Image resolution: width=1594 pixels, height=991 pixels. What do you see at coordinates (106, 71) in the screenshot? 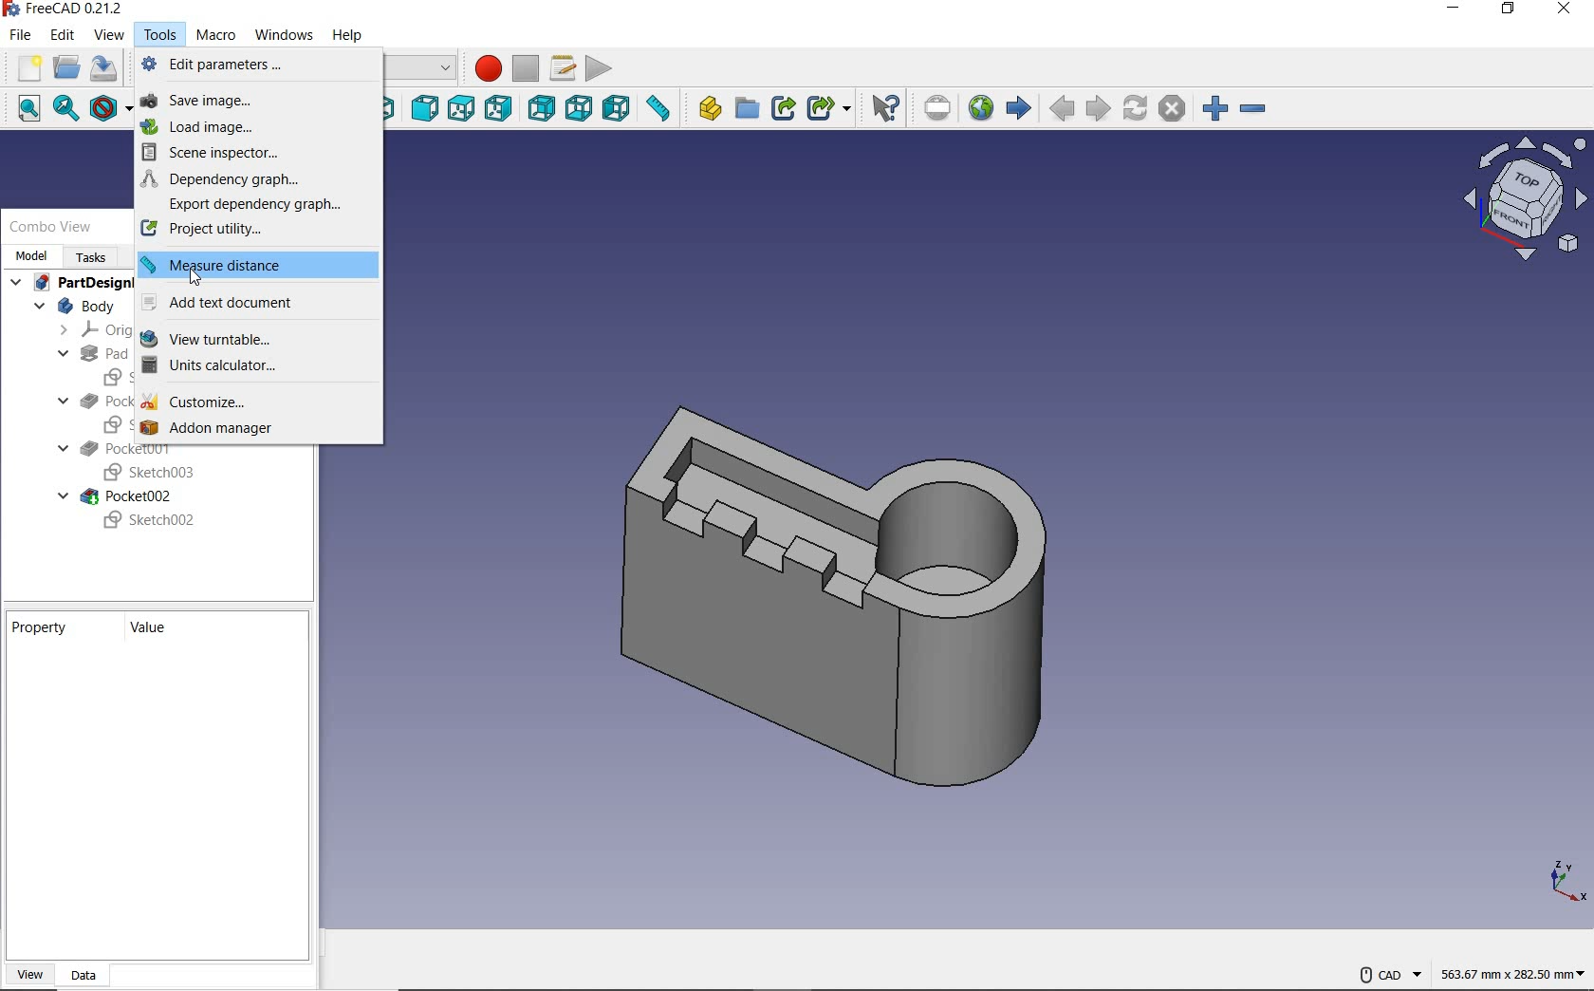
I see `save` at bounding box center [106, 71].